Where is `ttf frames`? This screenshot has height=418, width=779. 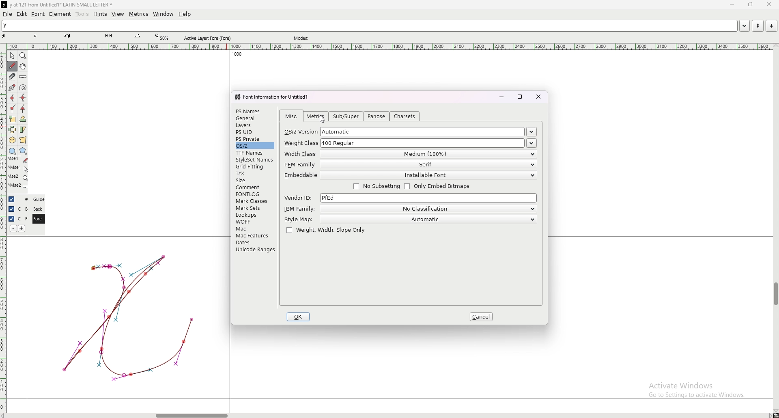 ttf frames is located at coordinates (254, 153).